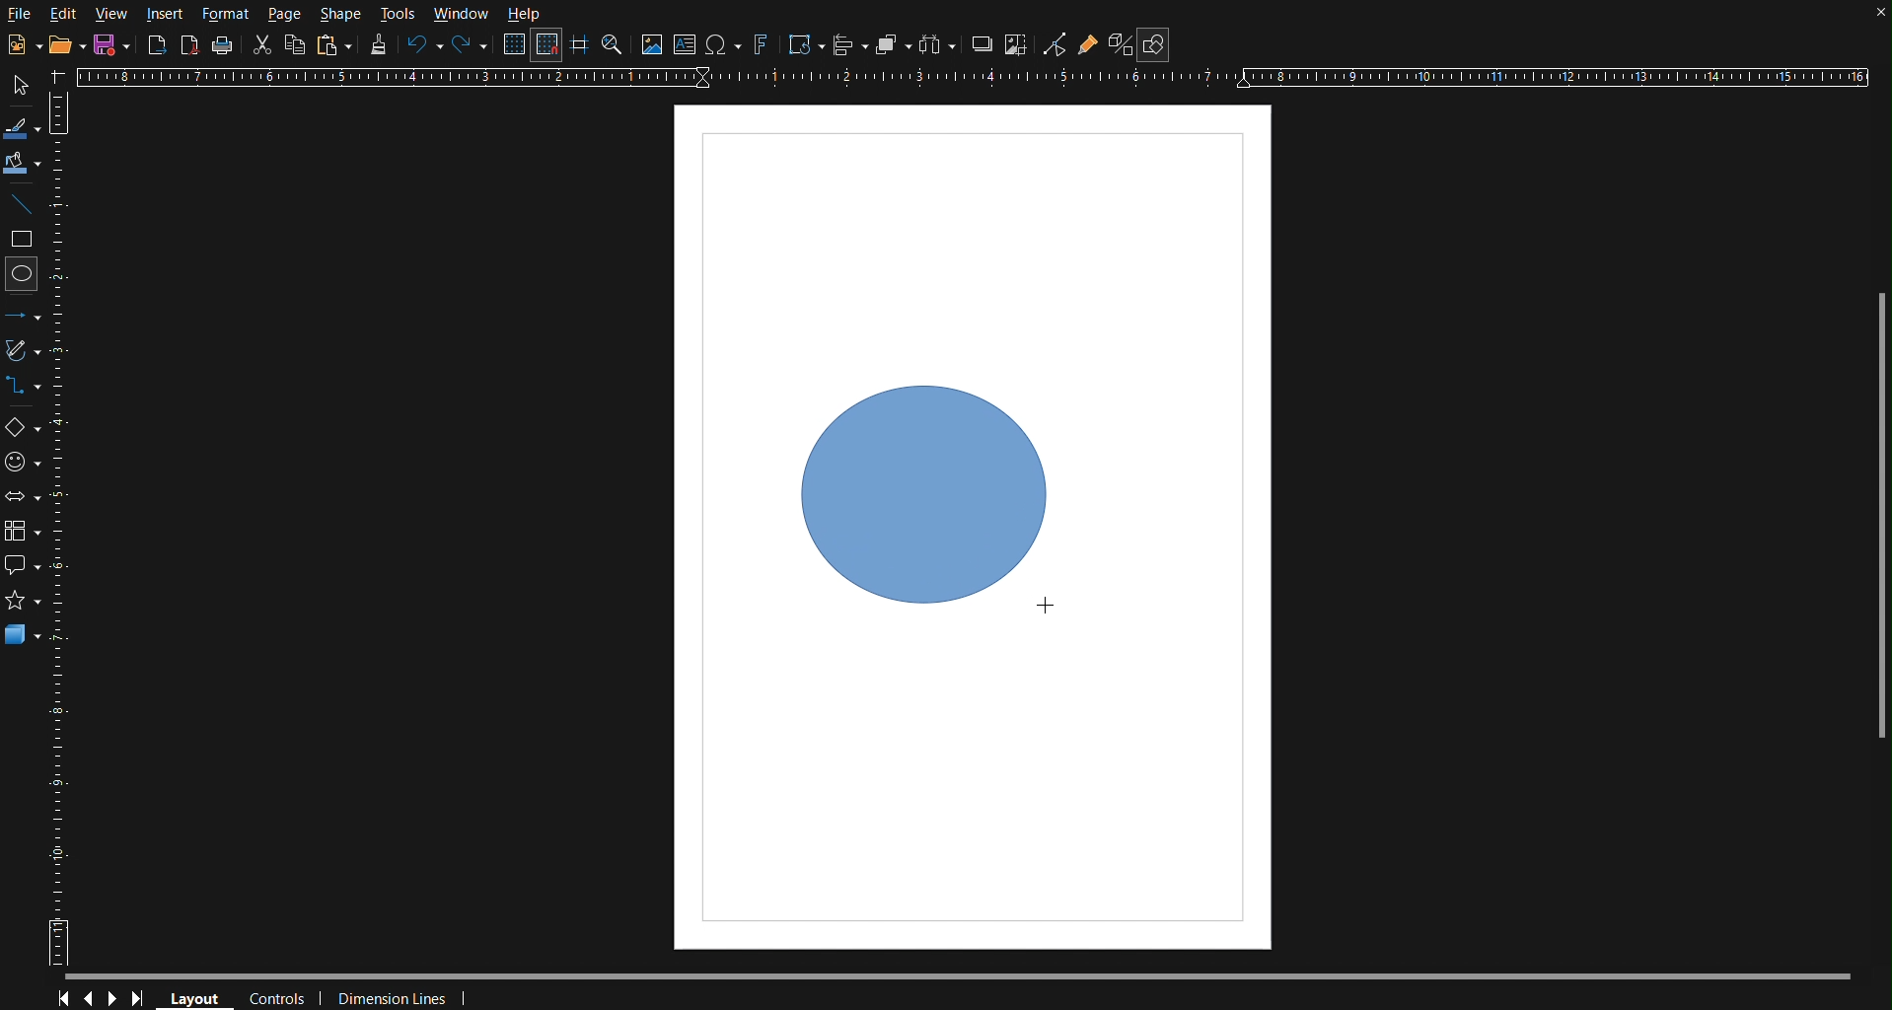 The height and width of the screenshot is (1010, 1892). What do you see at coordinates (64, 13) in the screenshot?
I see `Edit` at bounding box center [64, 13].